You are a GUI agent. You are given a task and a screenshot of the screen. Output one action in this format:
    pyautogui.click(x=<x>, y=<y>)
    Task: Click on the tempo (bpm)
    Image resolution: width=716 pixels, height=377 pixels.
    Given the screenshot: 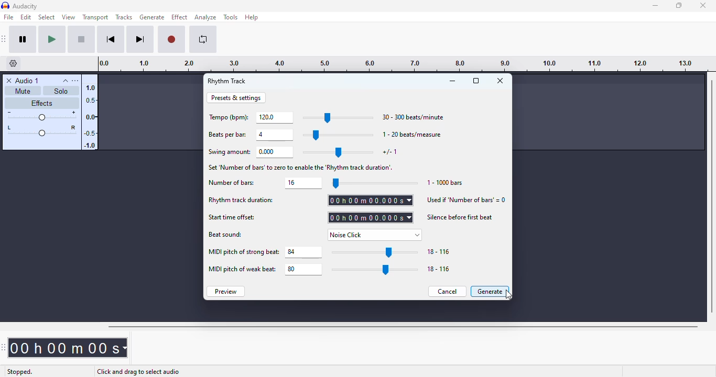 What is the action you would take?
    pyautogui.click(x=229, y=118)
    